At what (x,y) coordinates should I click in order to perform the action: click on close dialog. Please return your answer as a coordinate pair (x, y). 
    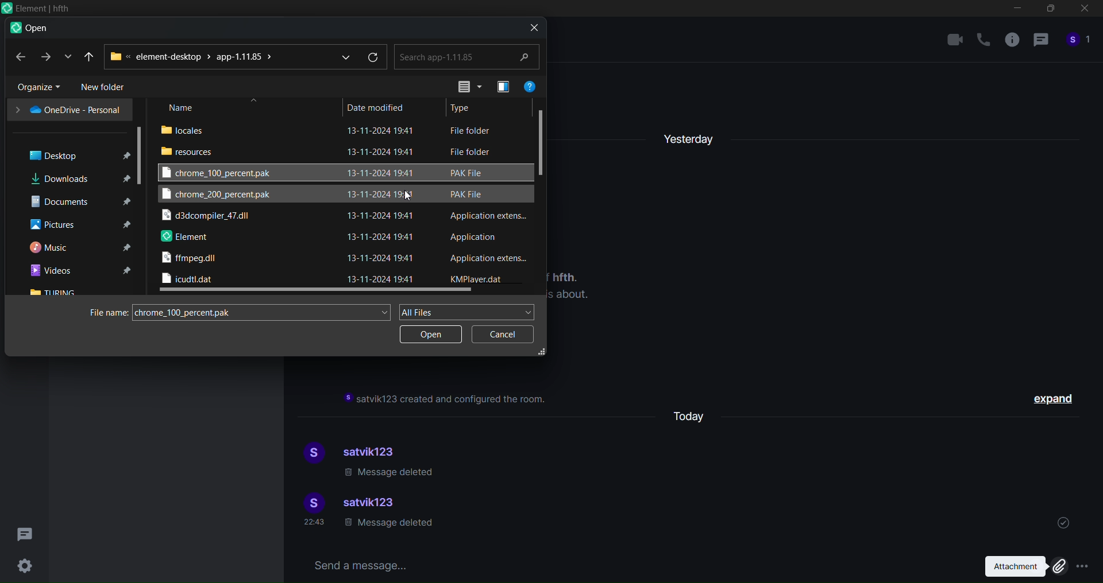
    Looking at the image, I should click on (531, 27).